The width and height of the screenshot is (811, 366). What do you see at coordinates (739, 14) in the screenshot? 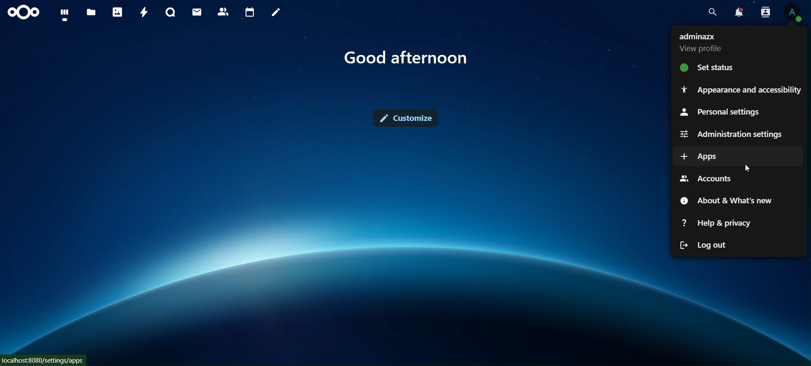
I see `notifications` at bounding box center [739, 14].